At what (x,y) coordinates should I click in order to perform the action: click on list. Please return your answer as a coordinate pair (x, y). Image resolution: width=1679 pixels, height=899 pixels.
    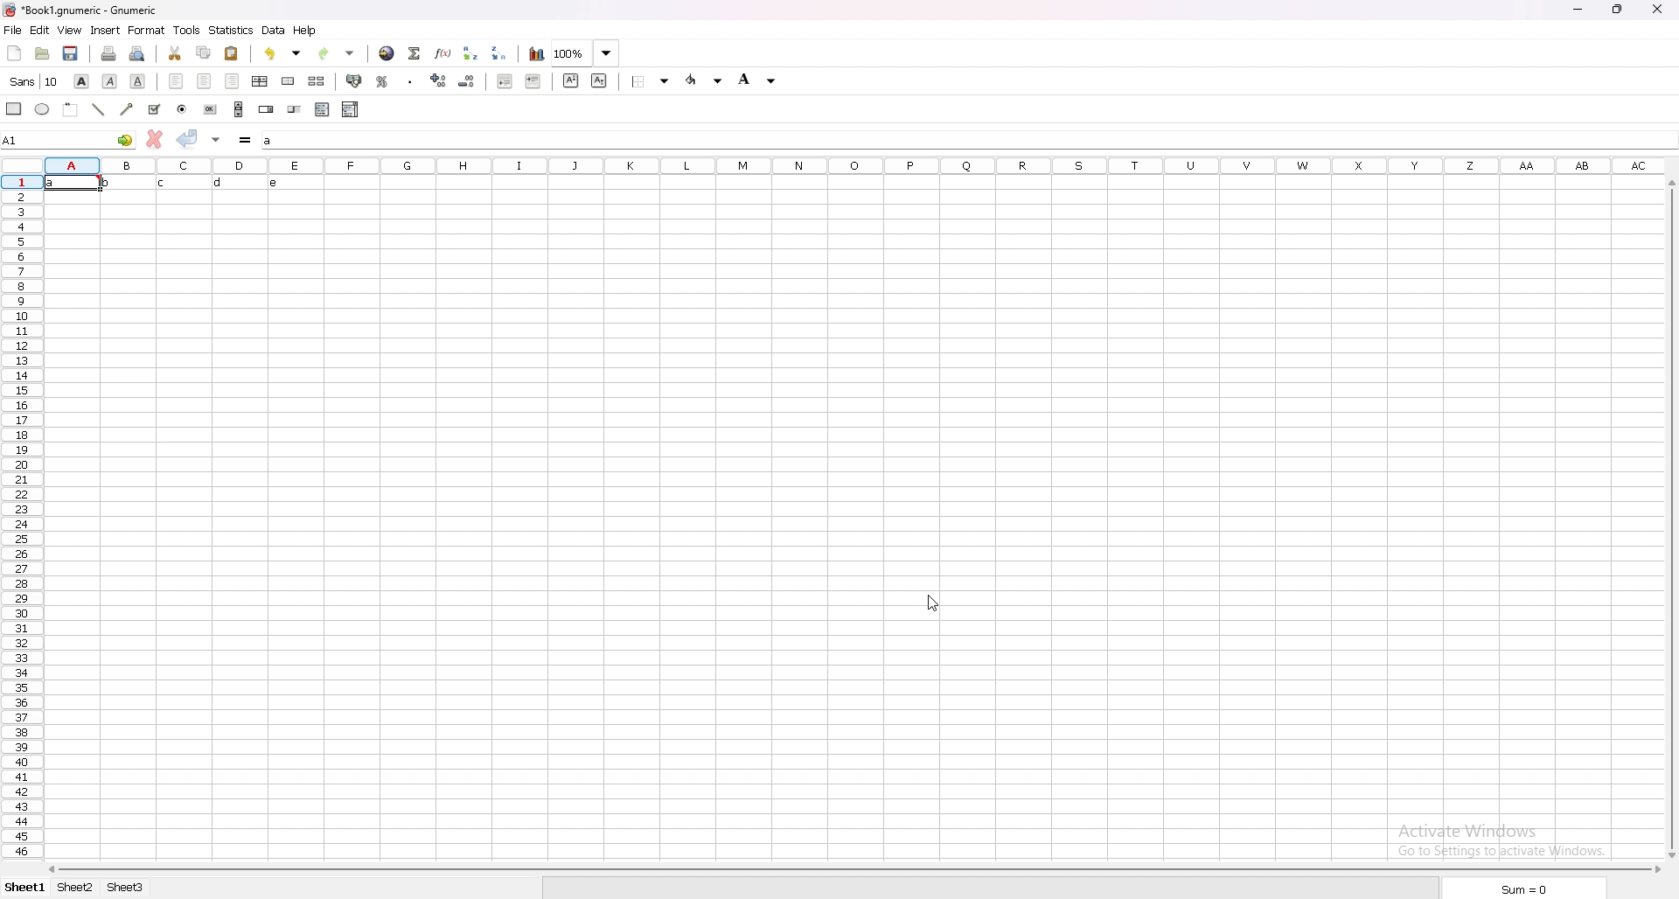
    Looking at the image, I should click on (324, 109).